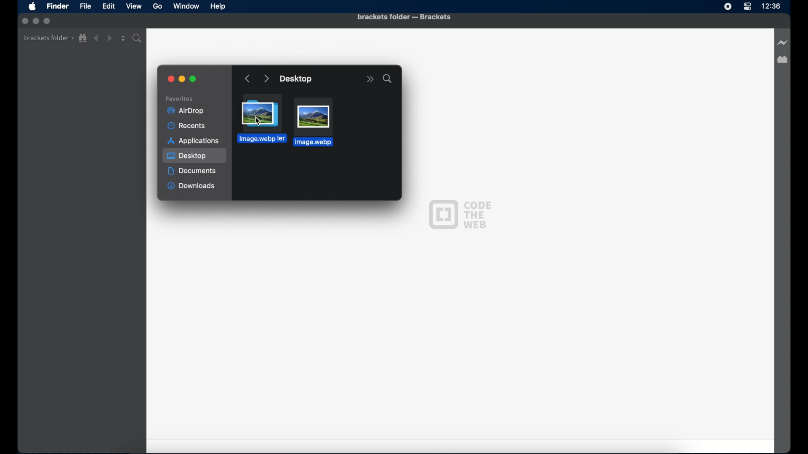 This screenshot has width=808, height=454. Describe the element at coordinates (783, 42) in the screenshot. I see `live preview` at that location.